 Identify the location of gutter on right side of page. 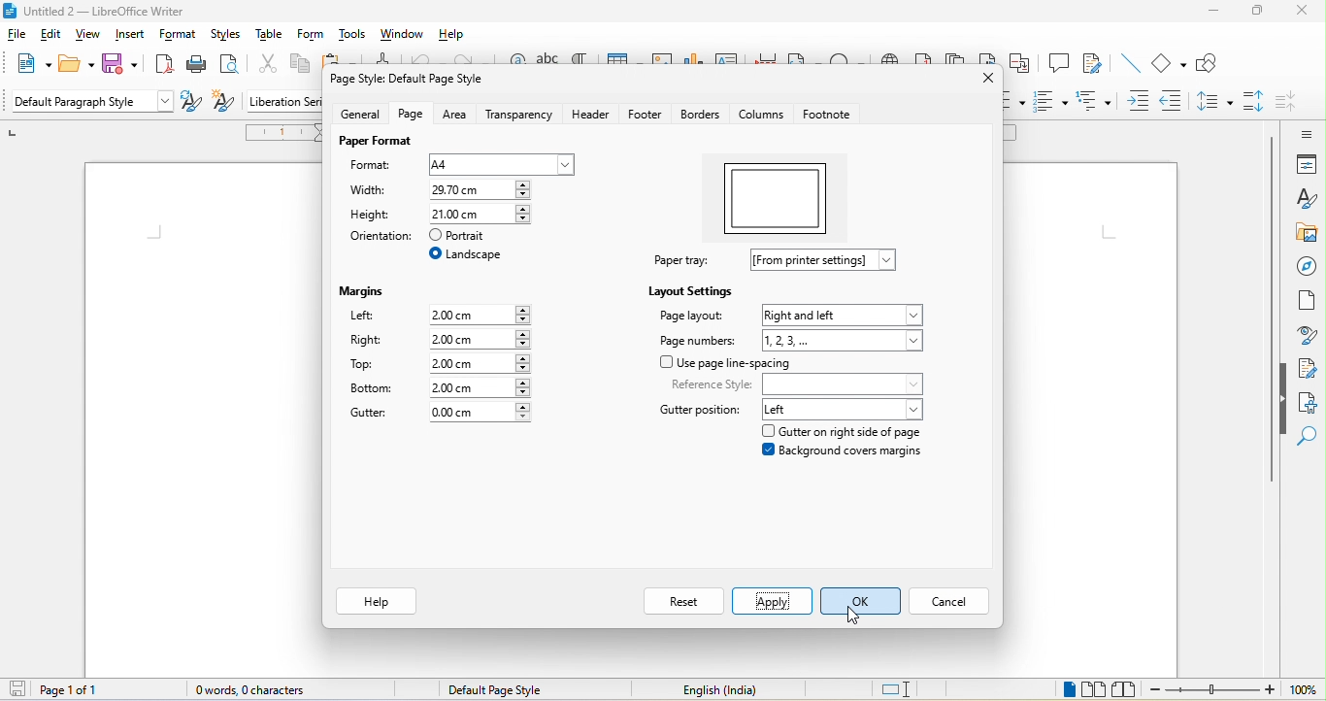
(858, 431).